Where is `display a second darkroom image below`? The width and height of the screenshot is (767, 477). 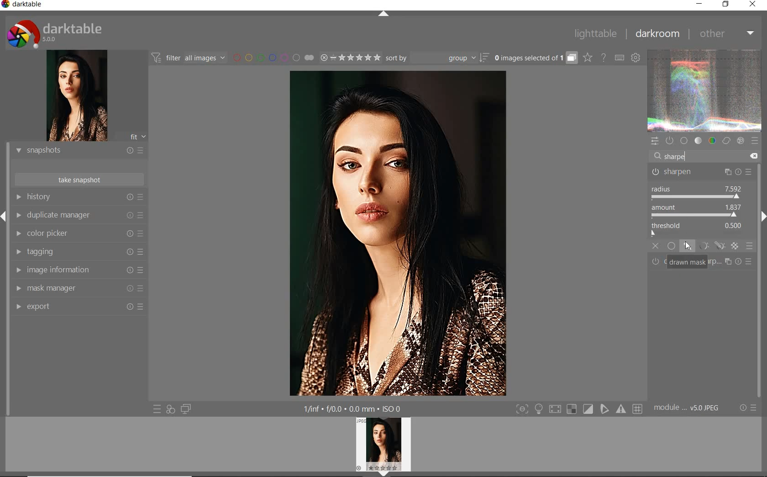 display a second darkroom image below is located at coordinates (187, 408).